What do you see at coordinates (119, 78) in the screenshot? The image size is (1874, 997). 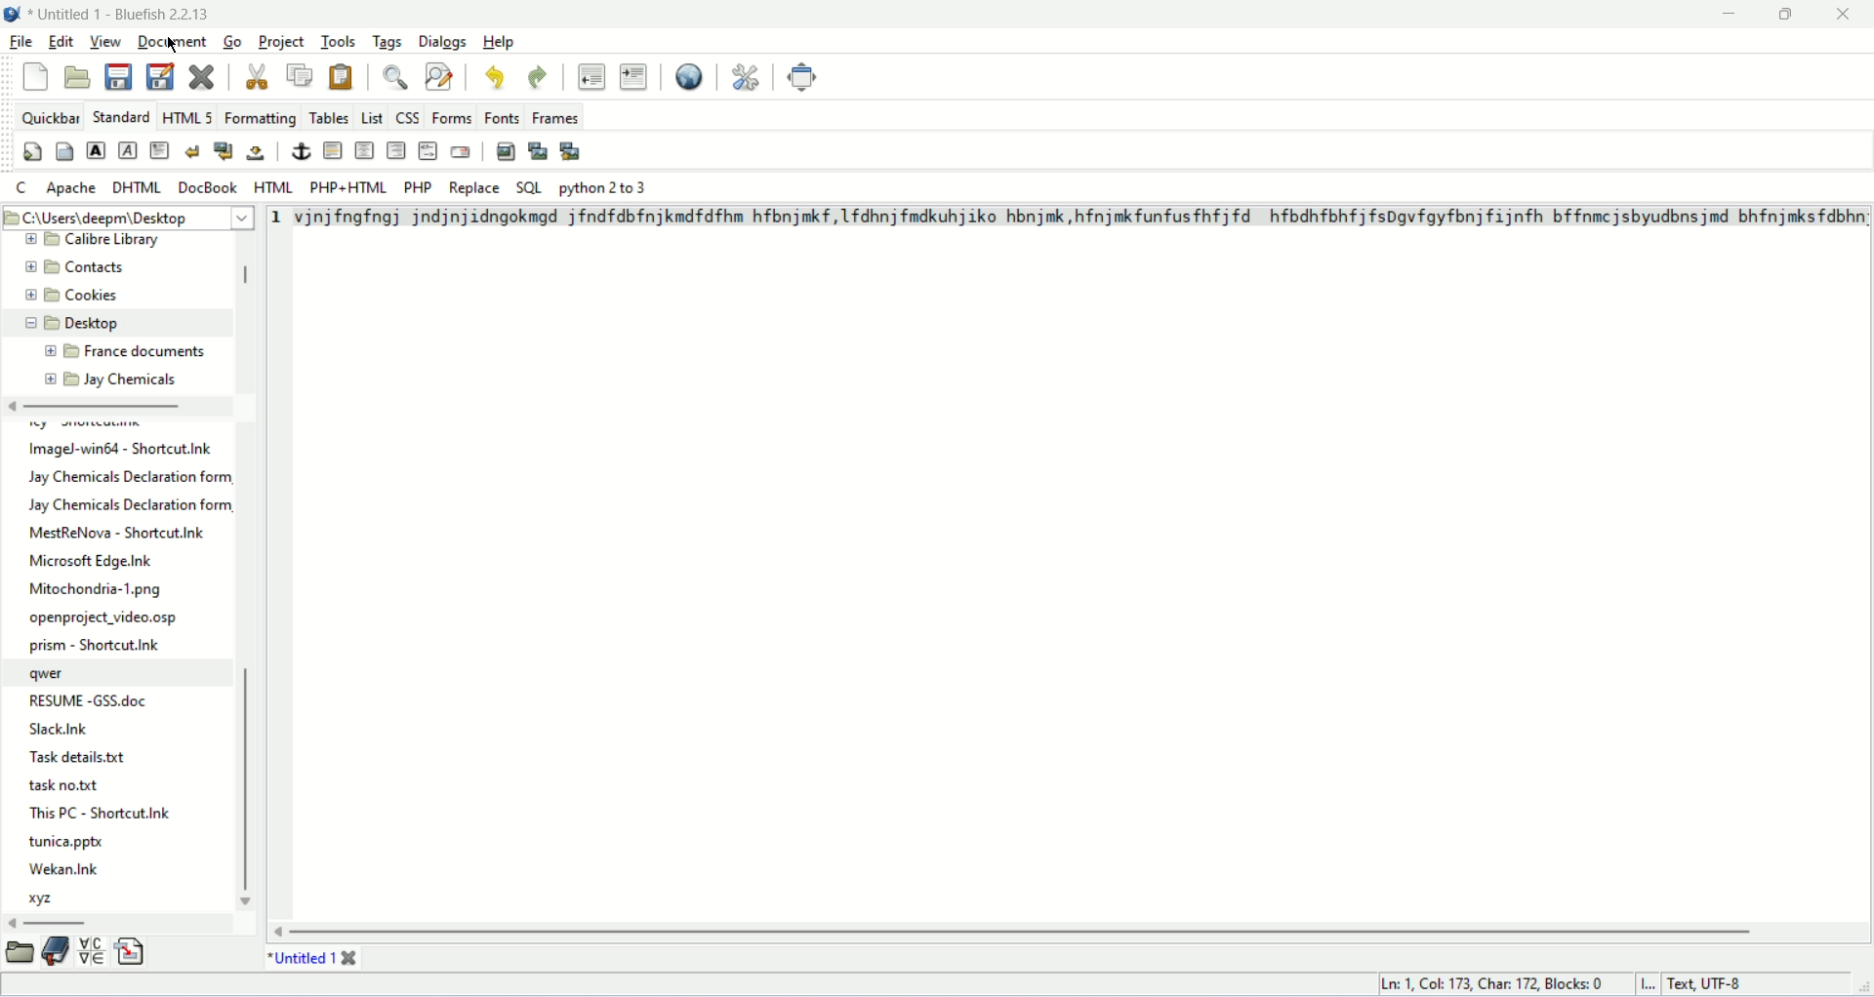 I see `save current file` at bounding box center [119, 78].